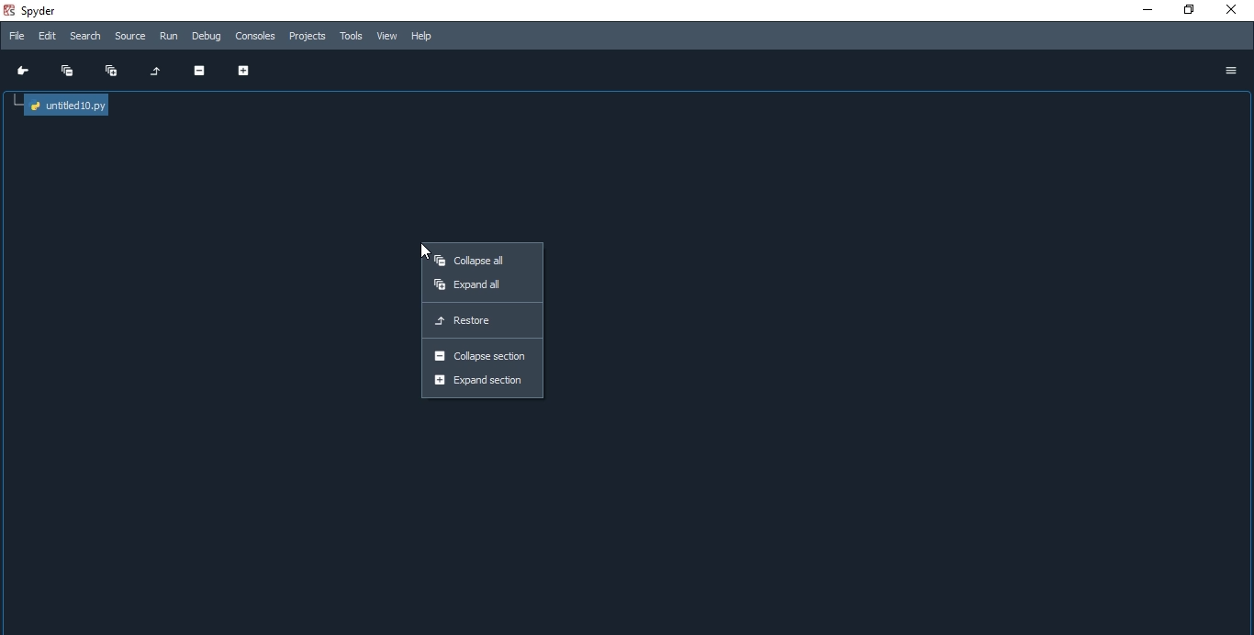 This screenshot has height=635, width=1254. I want to click on Expand all, so click(478, 286).